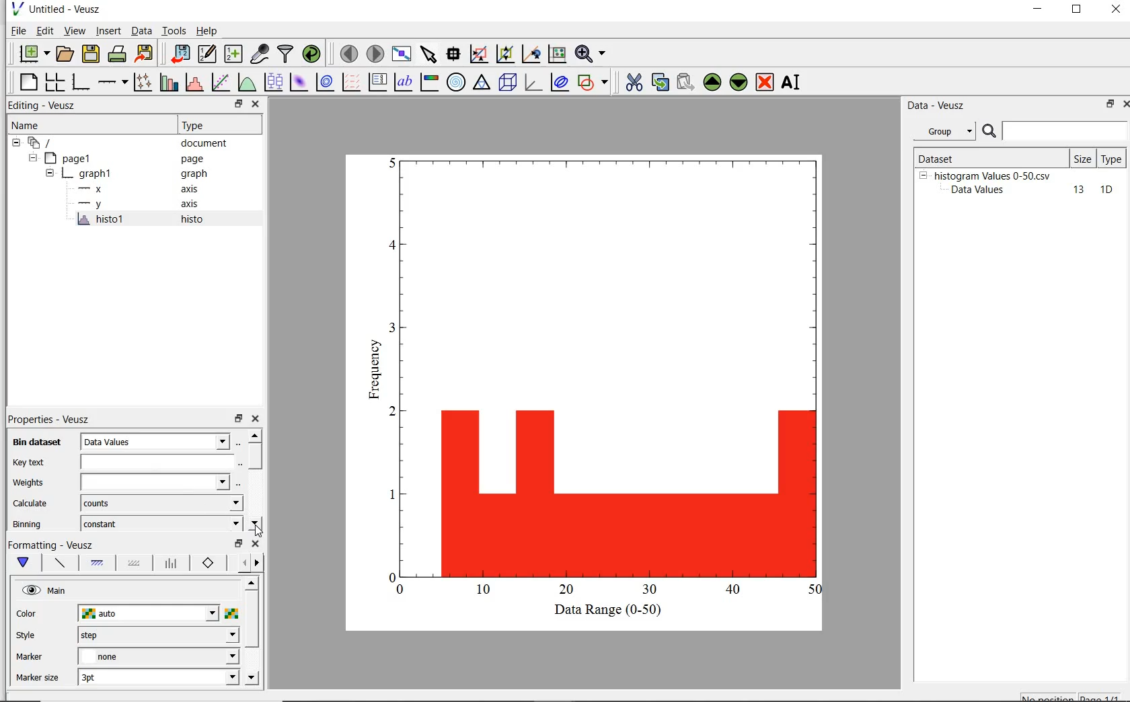 The image size is (1130, 702). What do you see at coordinates (195, 174) in the screenshot?
I see `` at bounding box center [195, 174].